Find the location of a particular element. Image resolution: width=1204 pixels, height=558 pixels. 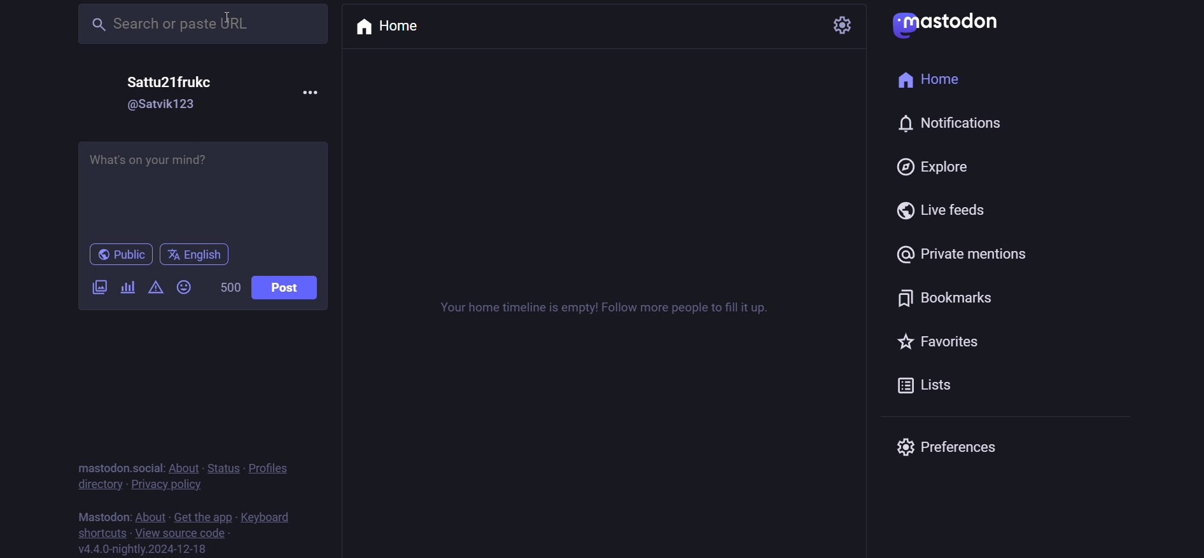

home is located at coordinates (935, 78).